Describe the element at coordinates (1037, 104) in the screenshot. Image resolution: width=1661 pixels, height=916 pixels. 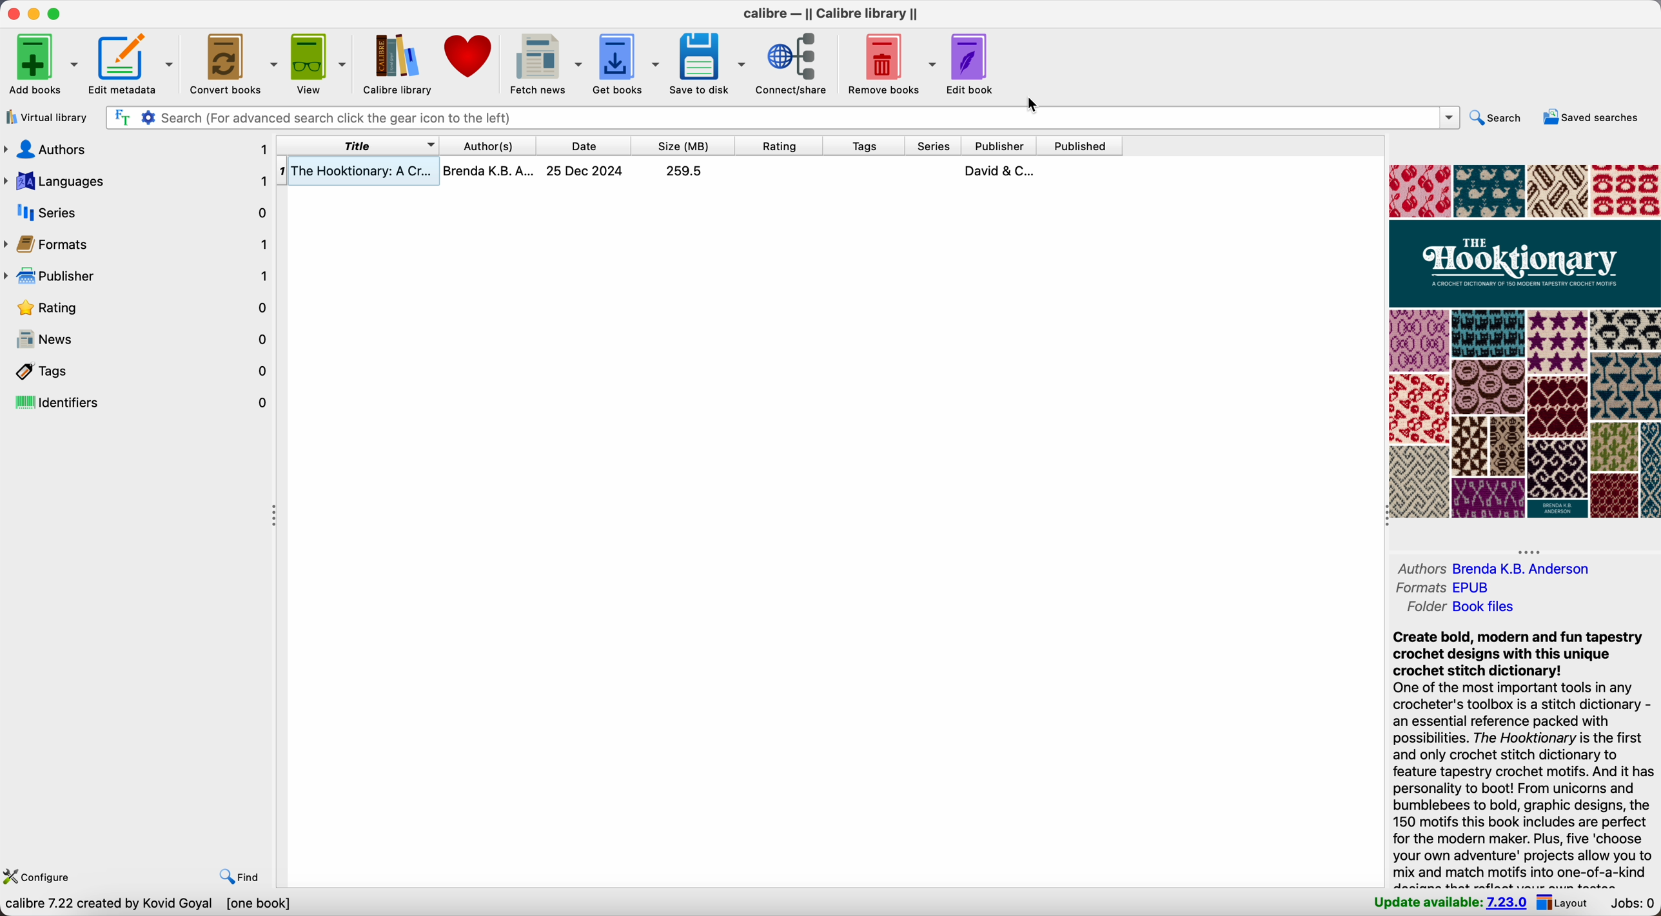
I see `cursor` at that location.